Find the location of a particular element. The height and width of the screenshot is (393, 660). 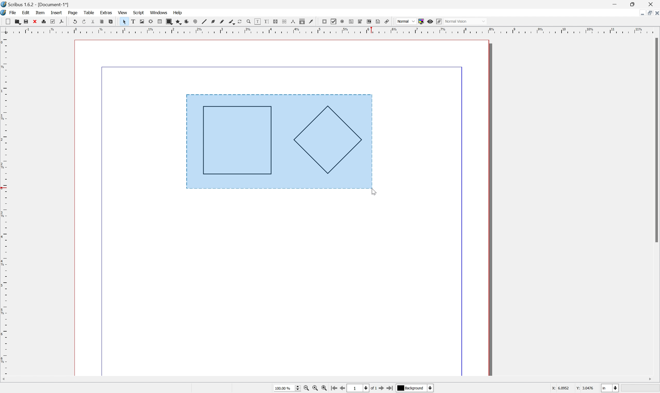

script is located at coordinates (139, 12).